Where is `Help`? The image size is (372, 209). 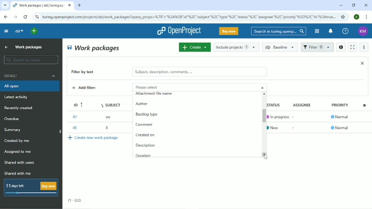 Help is located at coordinates (345, 31).